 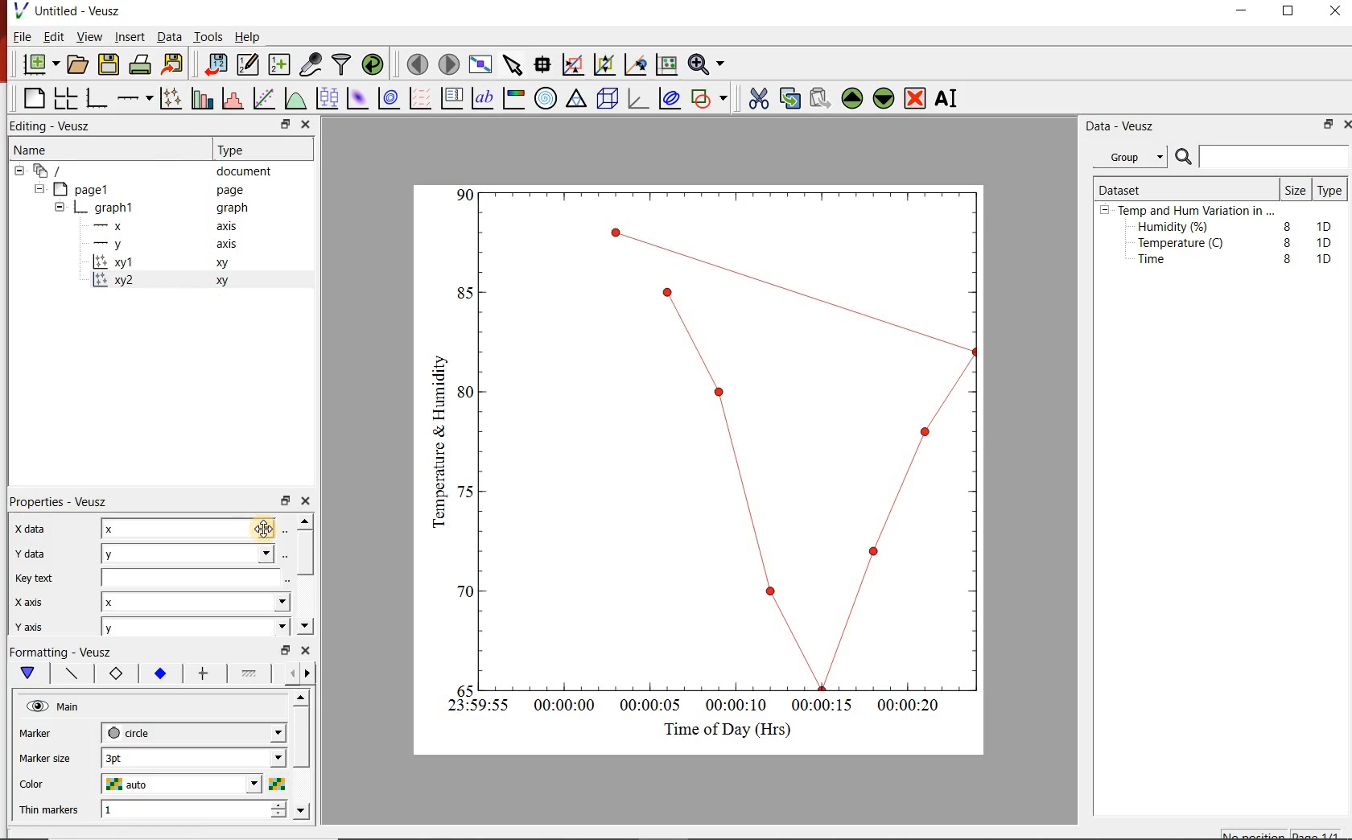 What do you see at coordinates (118, 280) in the screenshot?
I see `xy2` at bounding box center [118, 280].